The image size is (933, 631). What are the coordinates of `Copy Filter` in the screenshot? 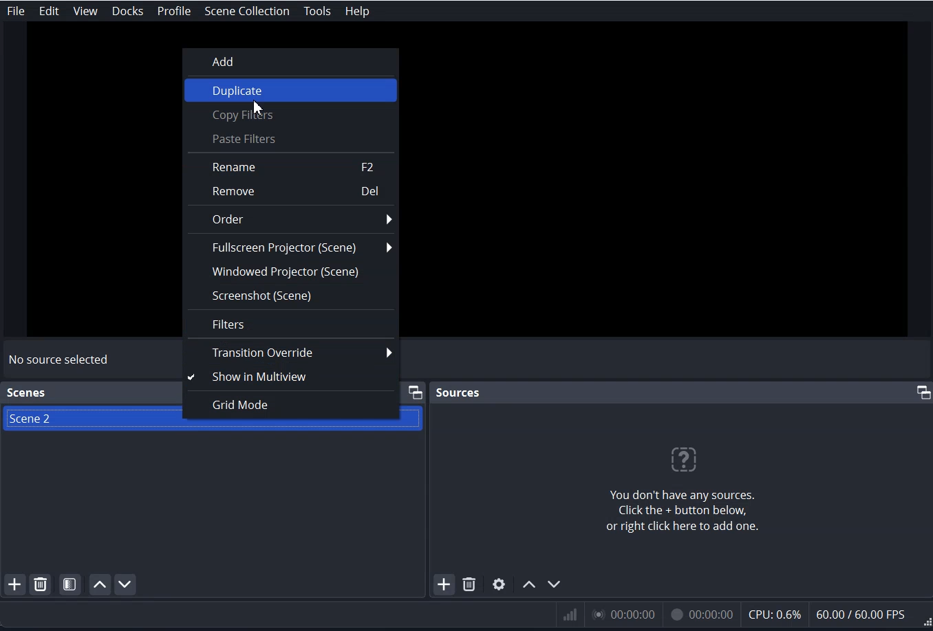 It's located at (290, 115).